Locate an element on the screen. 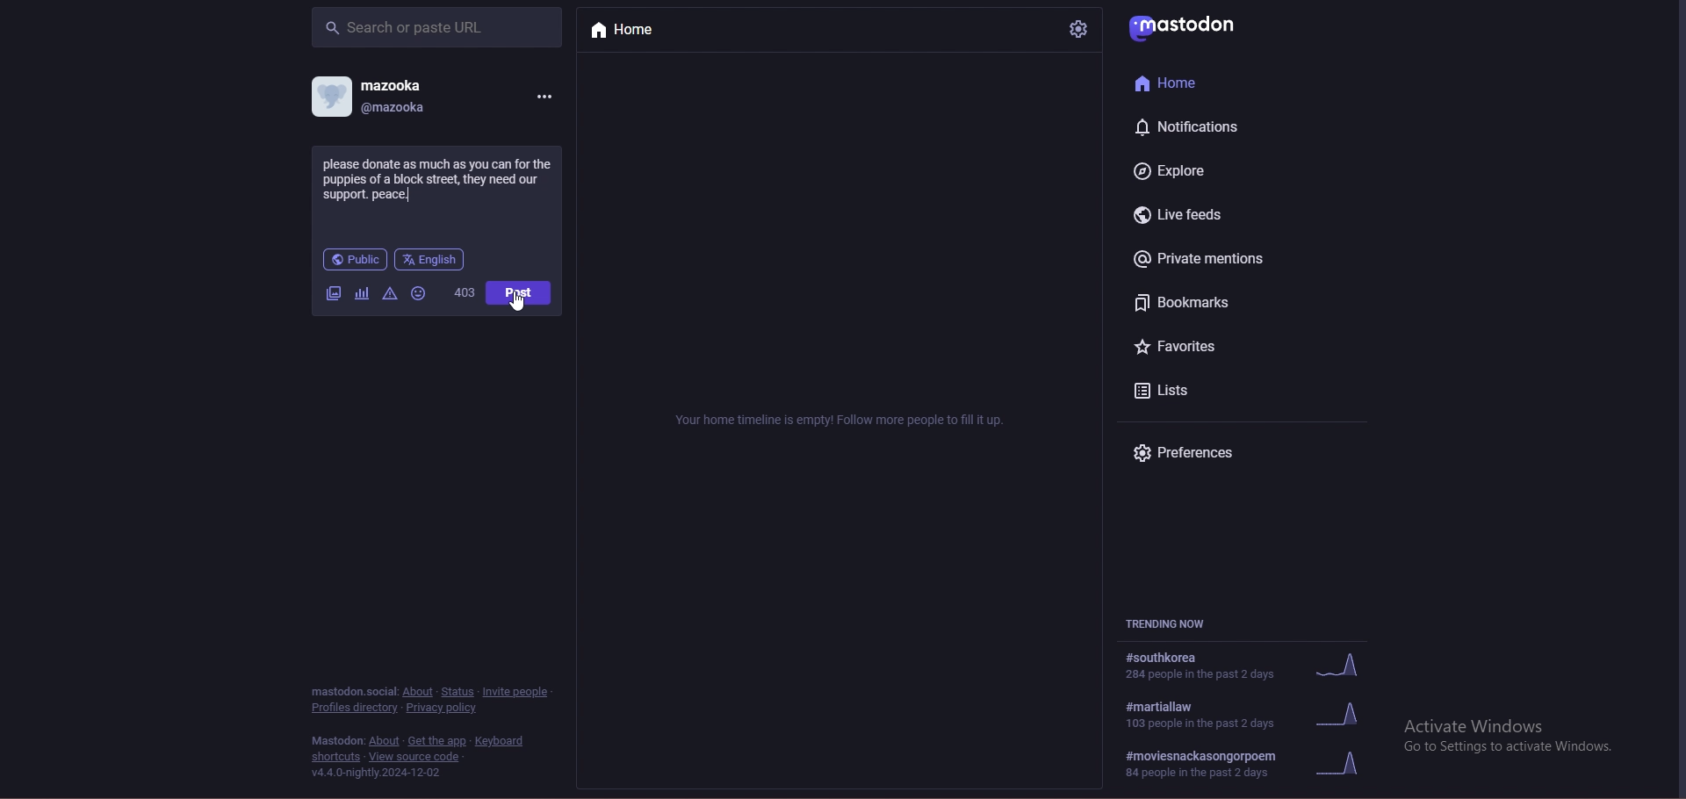 The image size is (1686, 799). mastodon social is located at coordinates (352, 691).